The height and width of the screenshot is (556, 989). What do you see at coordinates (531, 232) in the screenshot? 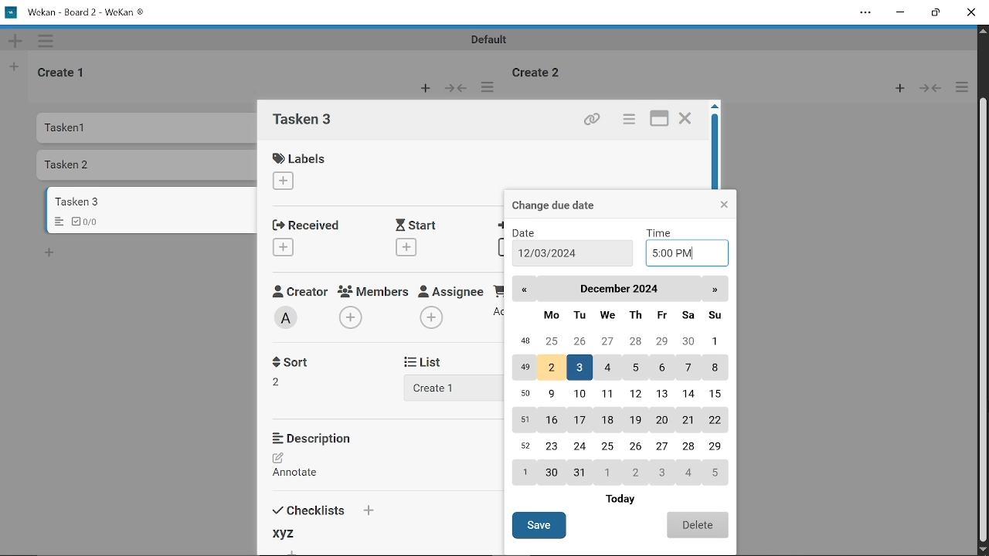
I see `Date` at bounding box center [531, 232].